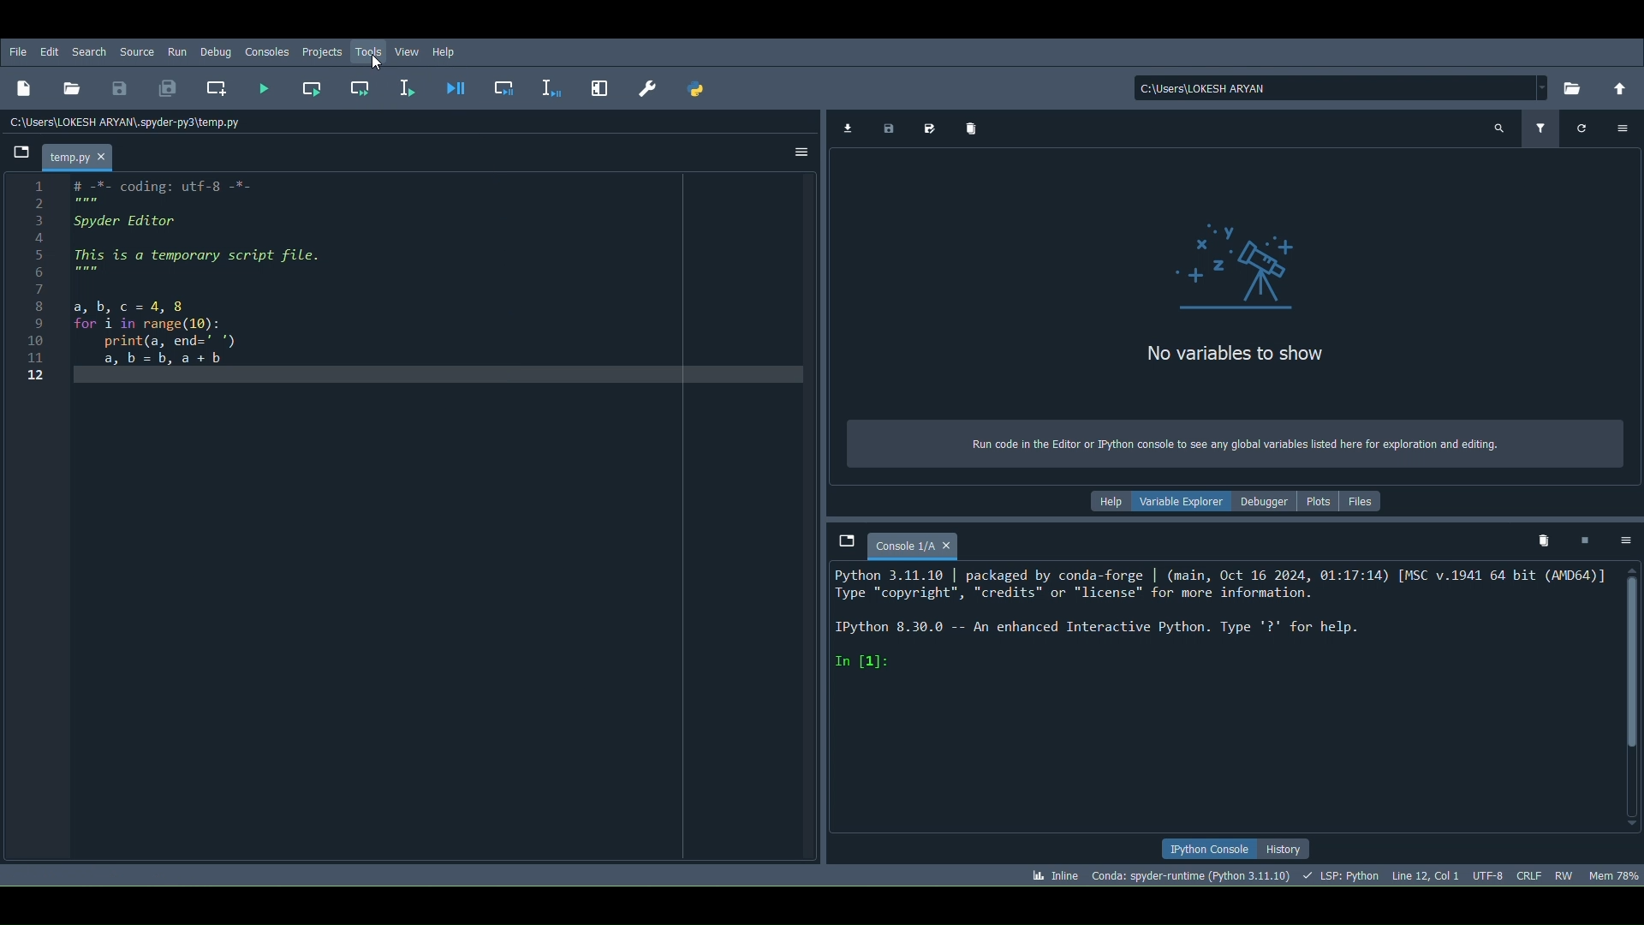 The image size is (1644, 925). I want to click on Save data as, so click(926, 126).